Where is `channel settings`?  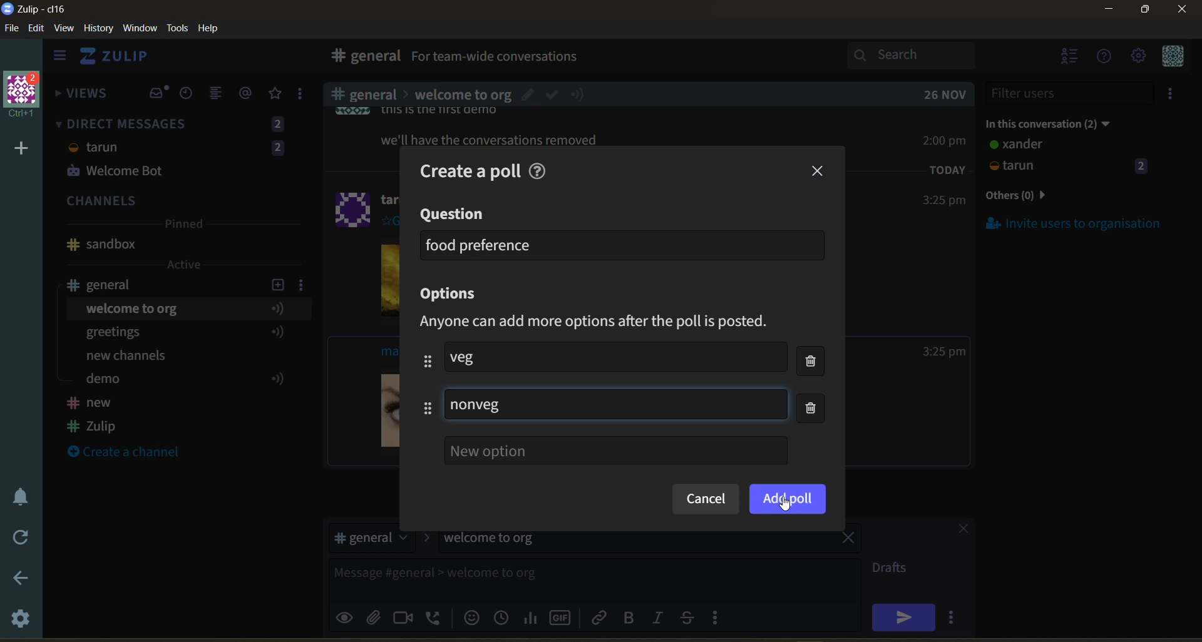
channel settings is located at coordinates (304, 284).